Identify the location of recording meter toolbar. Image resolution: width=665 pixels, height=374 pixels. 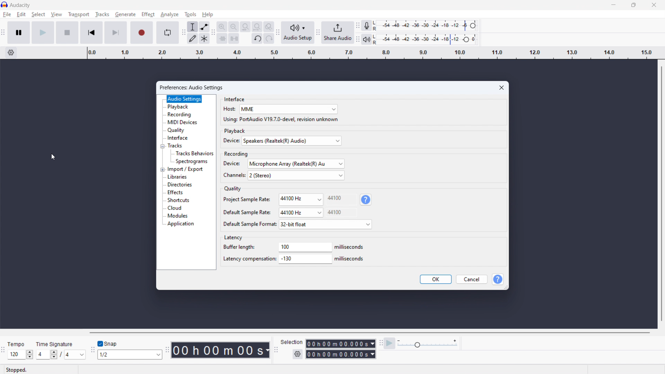
(357, 25).